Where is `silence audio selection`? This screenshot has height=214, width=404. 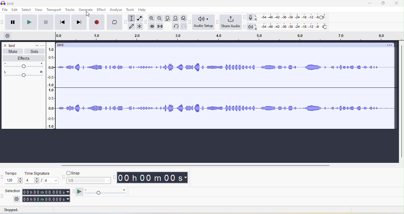 silence audio selection is located at coordinates (161, 27).